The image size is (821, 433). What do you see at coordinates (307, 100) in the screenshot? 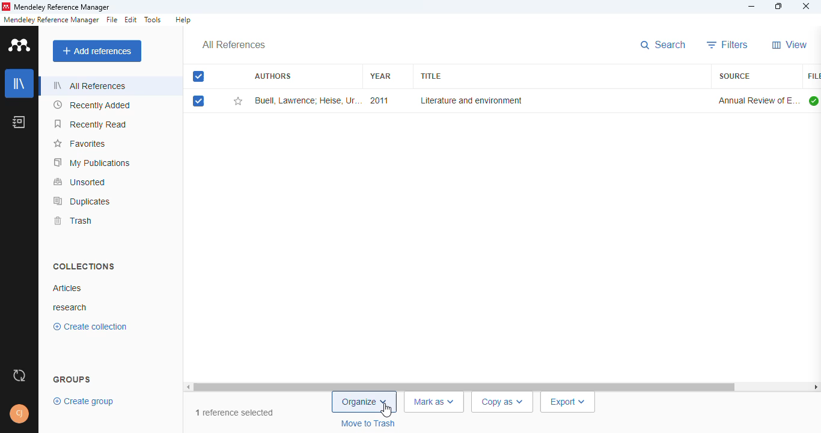
I see `Buell Lawrence; Heise U, ThornberK` at bounding box center [307, 100].